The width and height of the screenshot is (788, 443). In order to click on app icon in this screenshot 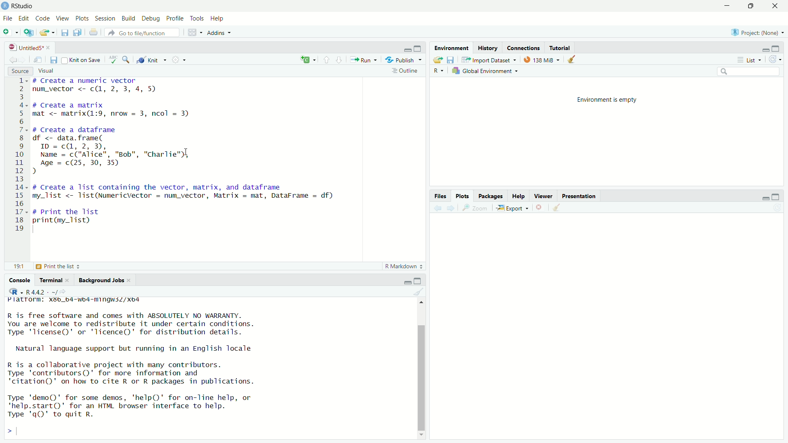, I will do `click(5, 5)`.